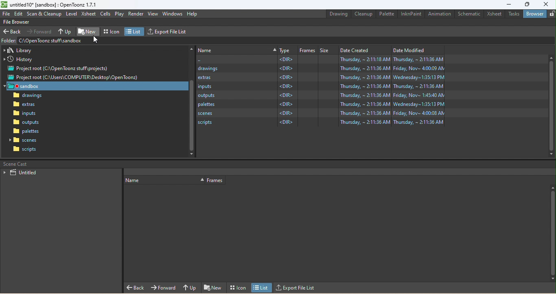 This screenshot has height=294, width=556. What do you see at coordinates (19, 51) in the screenshot?
I see `Library` at bounding box center [19, 51].